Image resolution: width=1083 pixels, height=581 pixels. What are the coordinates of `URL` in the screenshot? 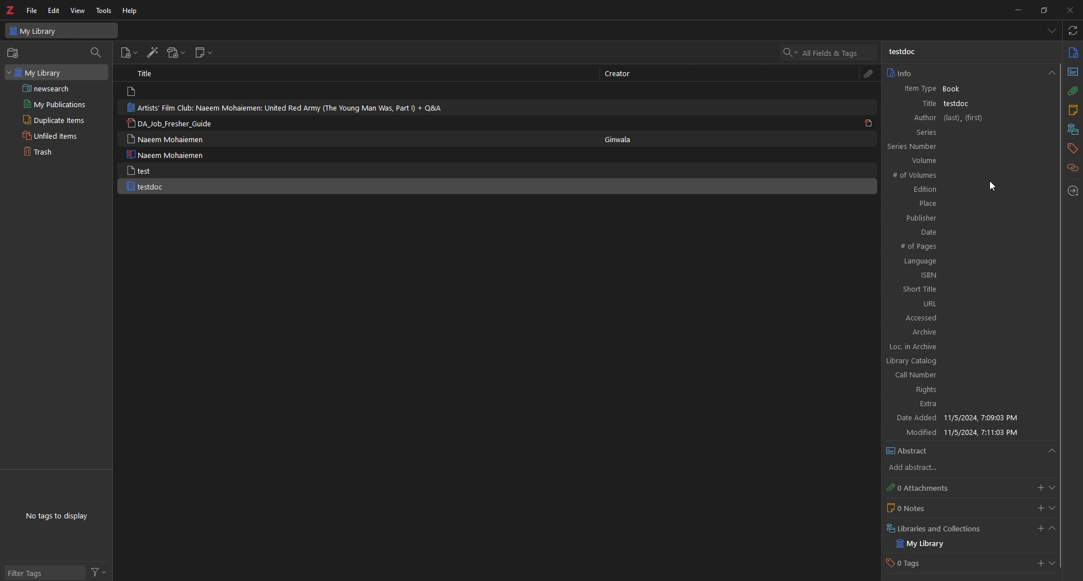 It's located at (967, 304).